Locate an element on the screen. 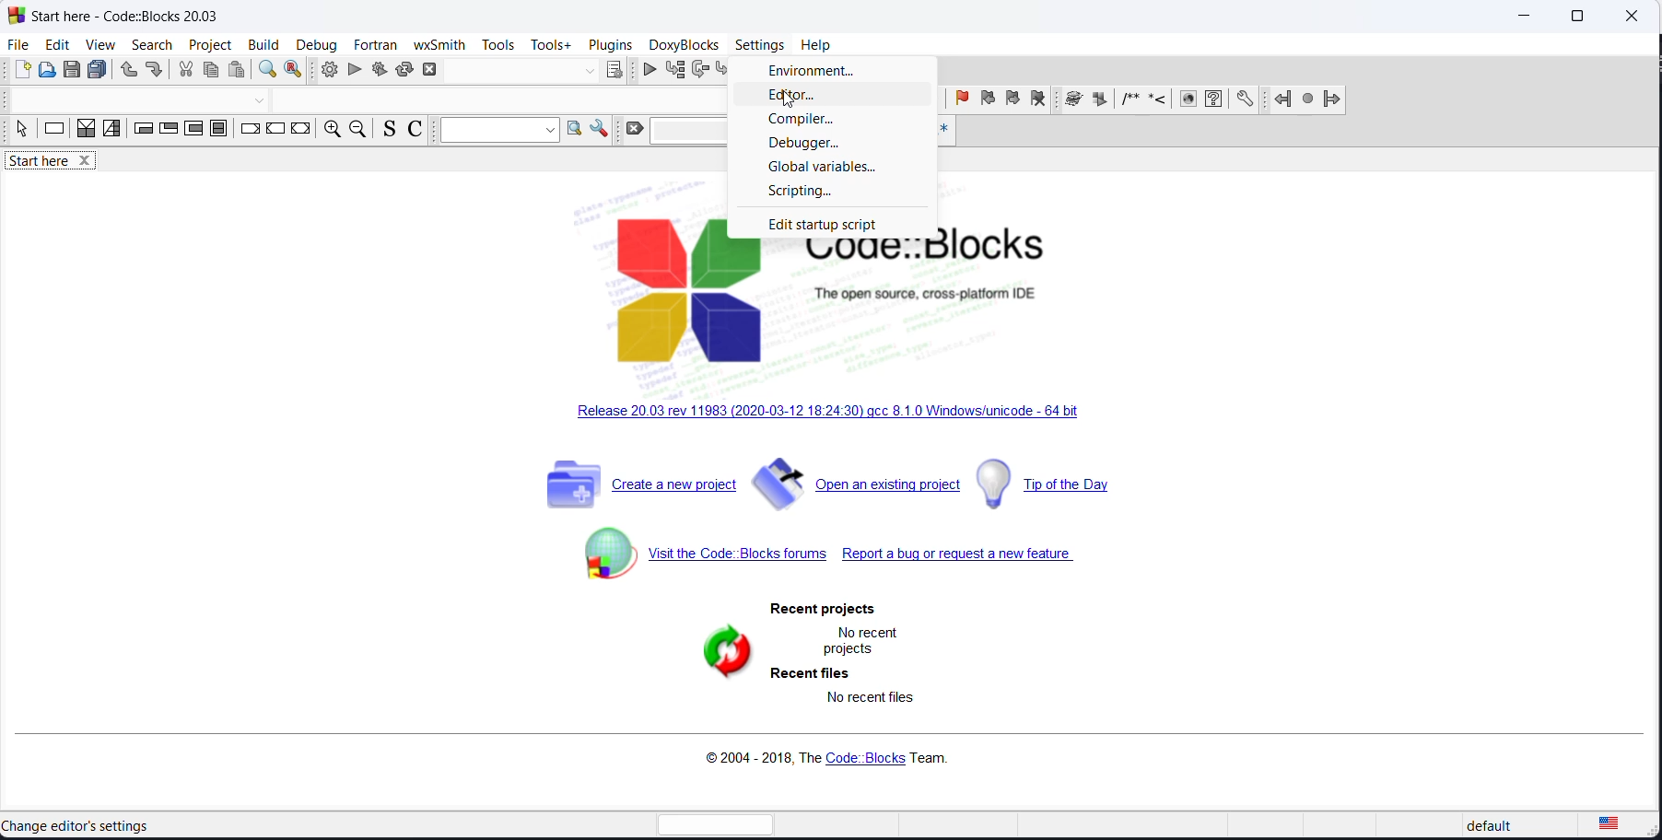 This screenshot has width=1662, height=840. settings is located at coordinates (601, 130).